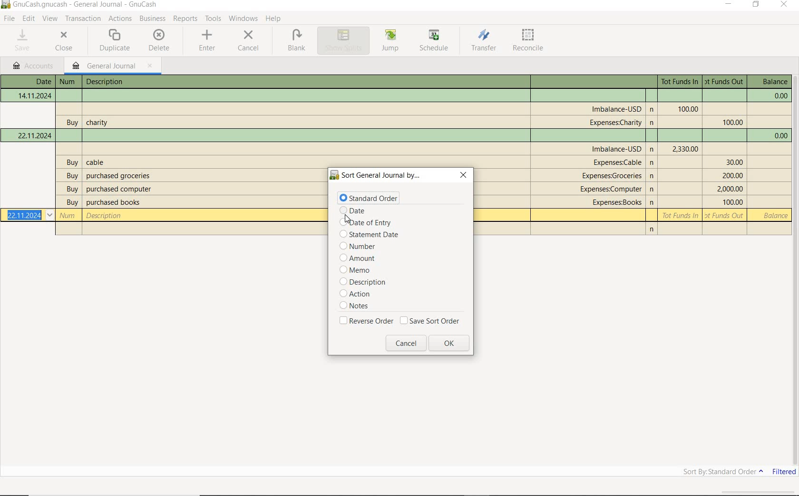  What do you see at coordinates (65, 41) in the screenshot?
I see `CLOSE` at bounding box center [65, 41].